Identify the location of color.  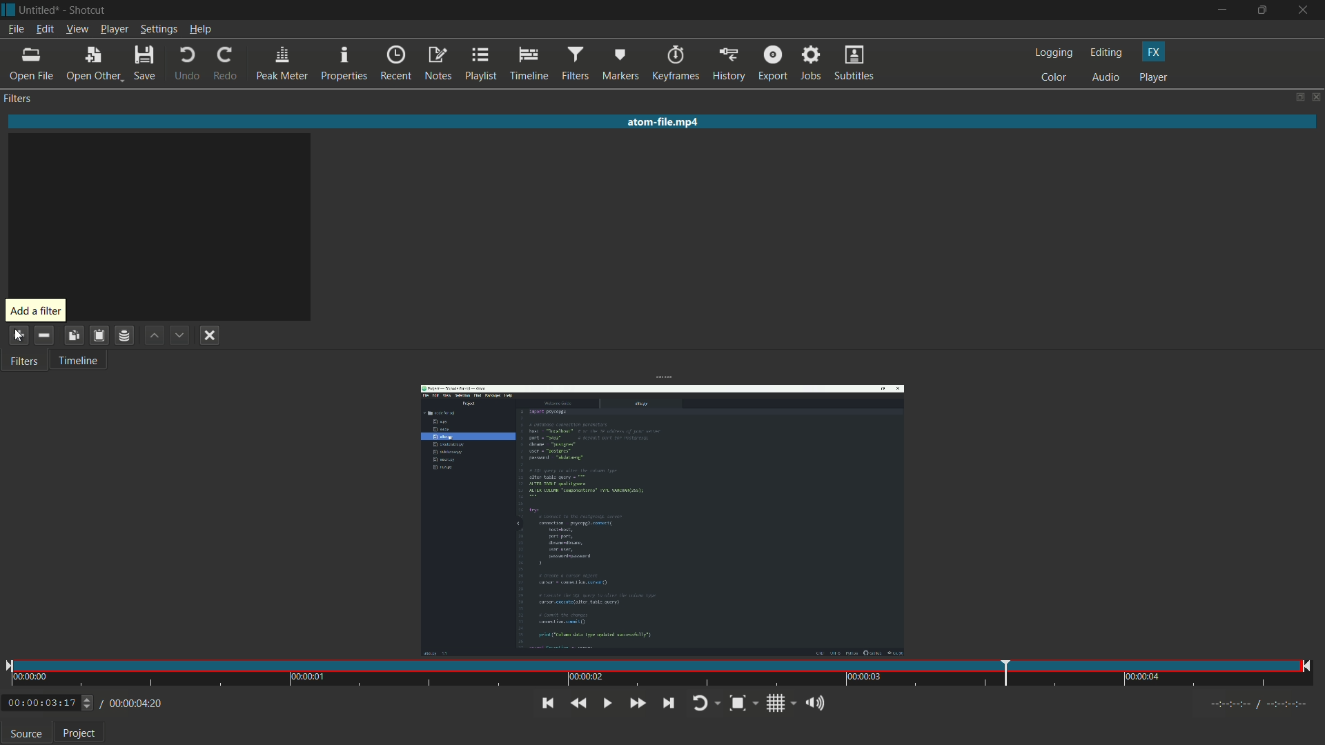
(1057, 78).